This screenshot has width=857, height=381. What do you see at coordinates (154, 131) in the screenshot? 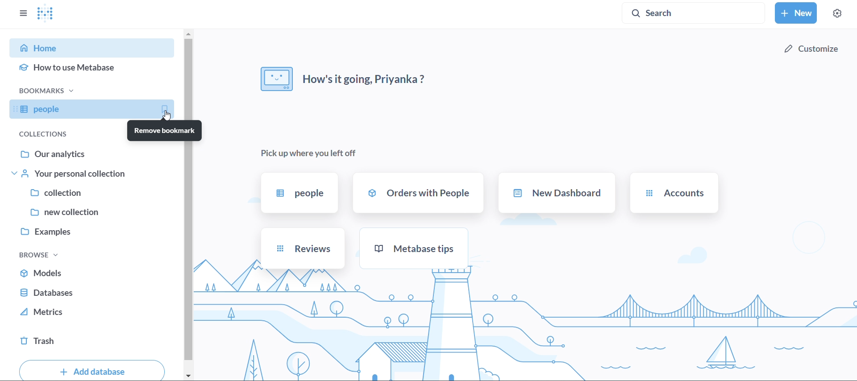
I see `remove bookamarks` at bounding box center [154, 131].